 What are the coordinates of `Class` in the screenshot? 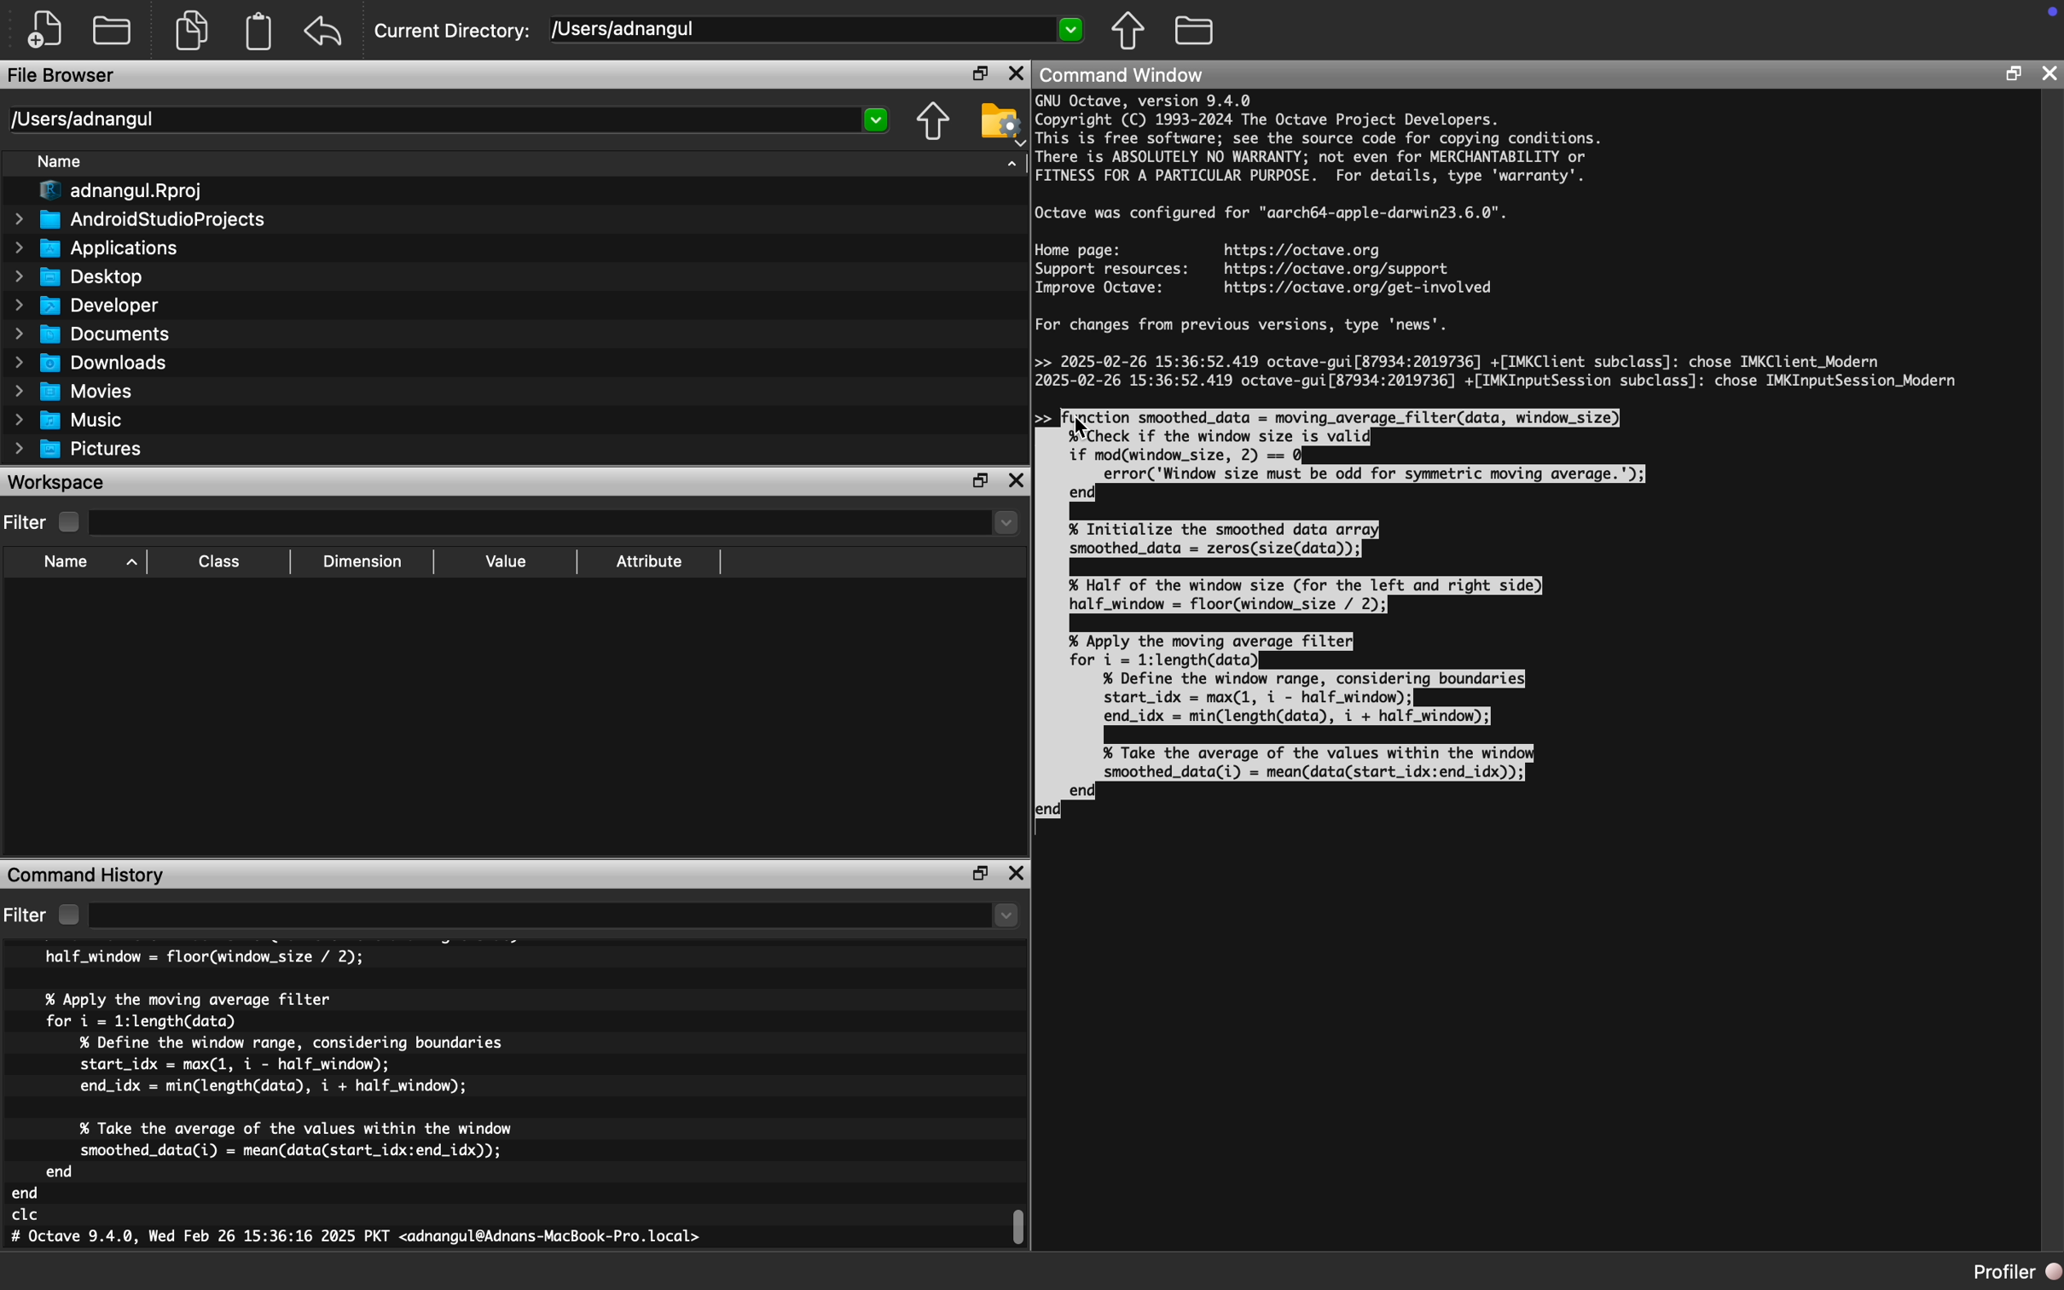 It's located at (219, 562).